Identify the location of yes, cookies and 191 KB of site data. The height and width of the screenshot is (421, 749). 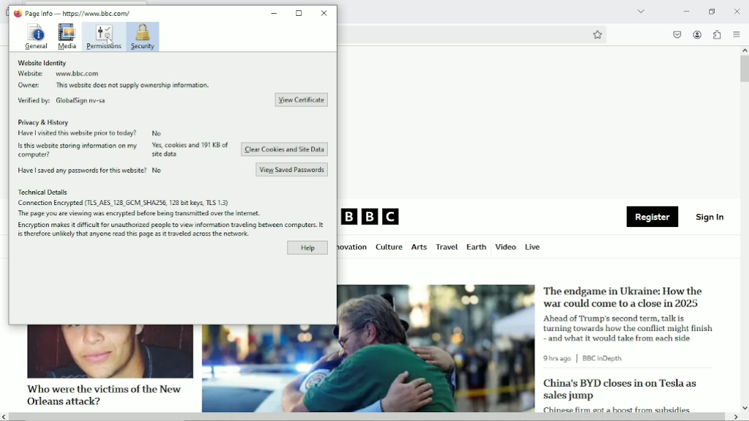
(193, 150).